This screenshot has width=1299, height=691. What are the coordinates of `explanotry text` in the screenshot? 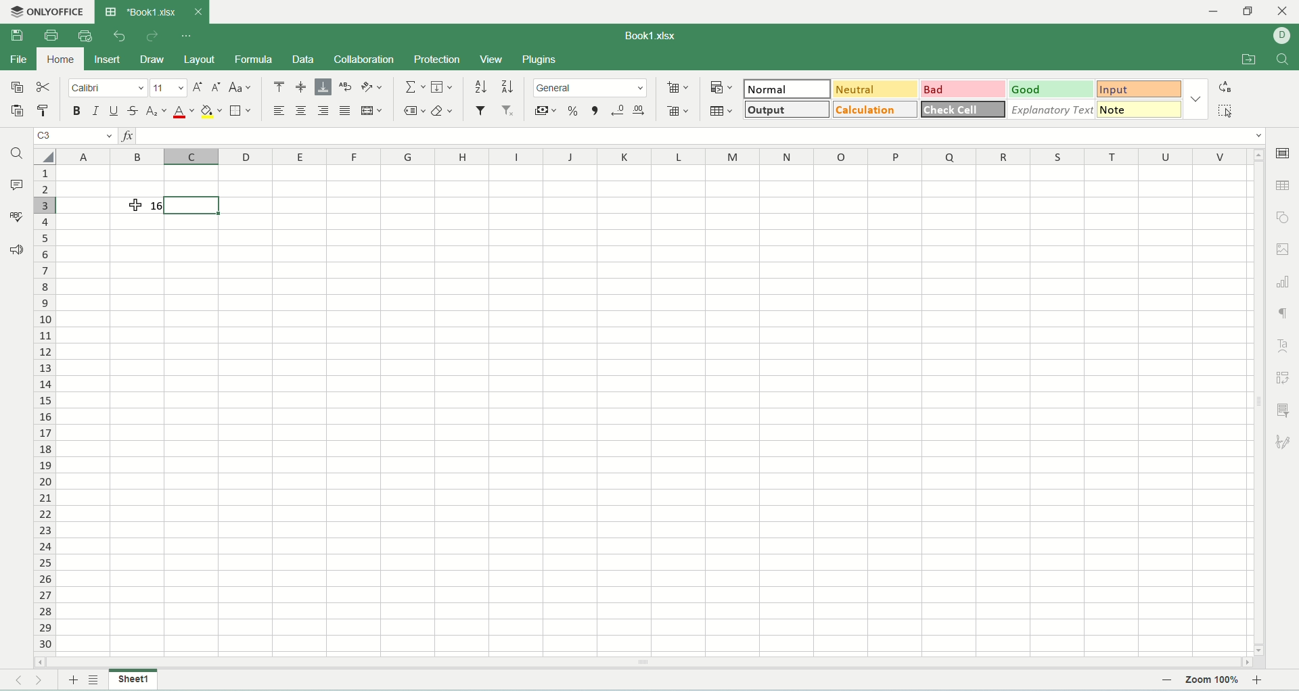 It's located at (1052, 110).